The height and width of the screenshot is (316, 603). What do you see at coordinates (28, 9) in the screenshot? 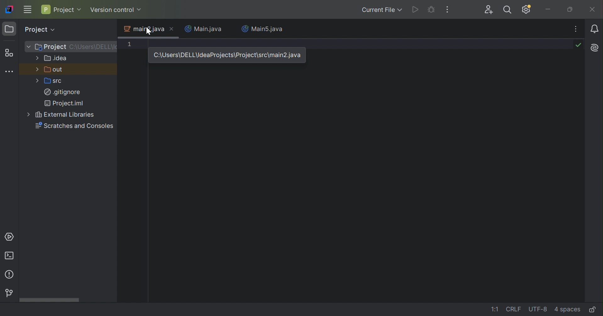
I see `Main menu` at bounding box center [28, 9].